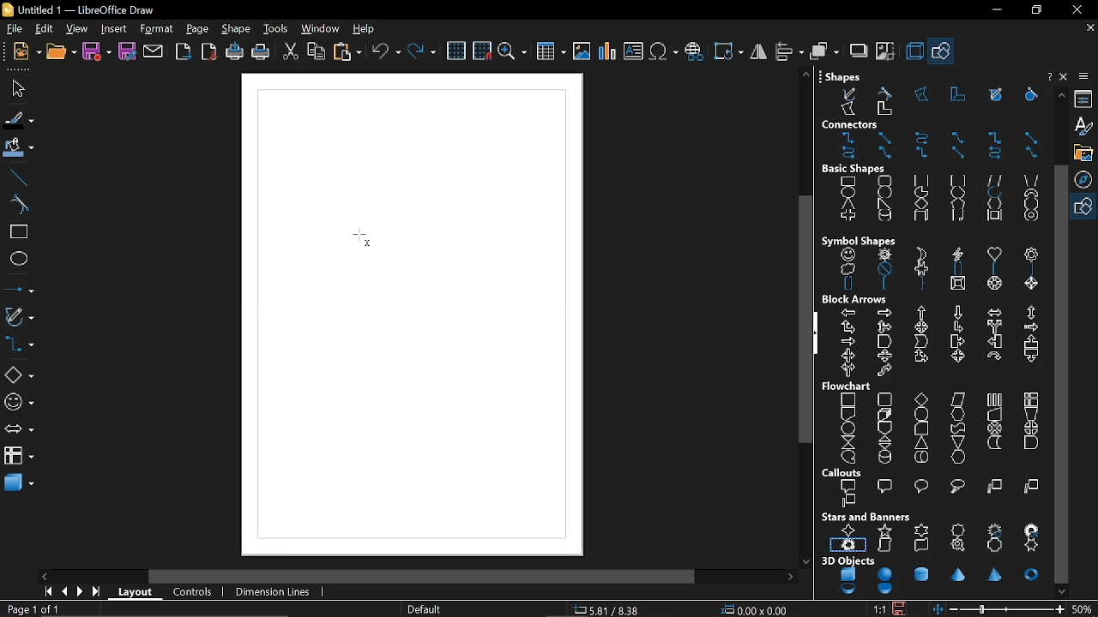 This screenshot has height=617, width=1098. Describe the element at coordinates (1059, 95) in the screenshot. I see `move up` at that location.